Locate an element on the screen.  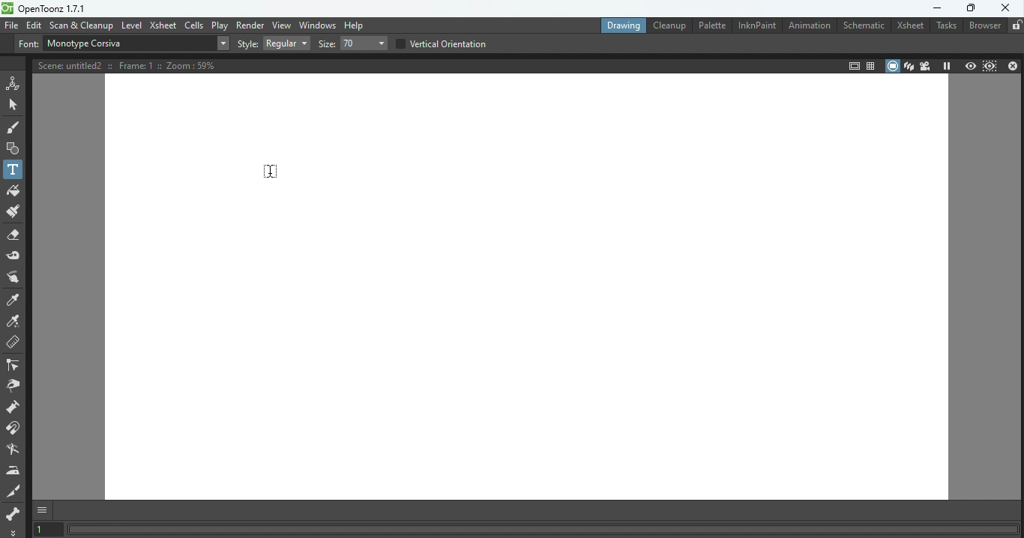
Close is located at coordinates (1014, 64).